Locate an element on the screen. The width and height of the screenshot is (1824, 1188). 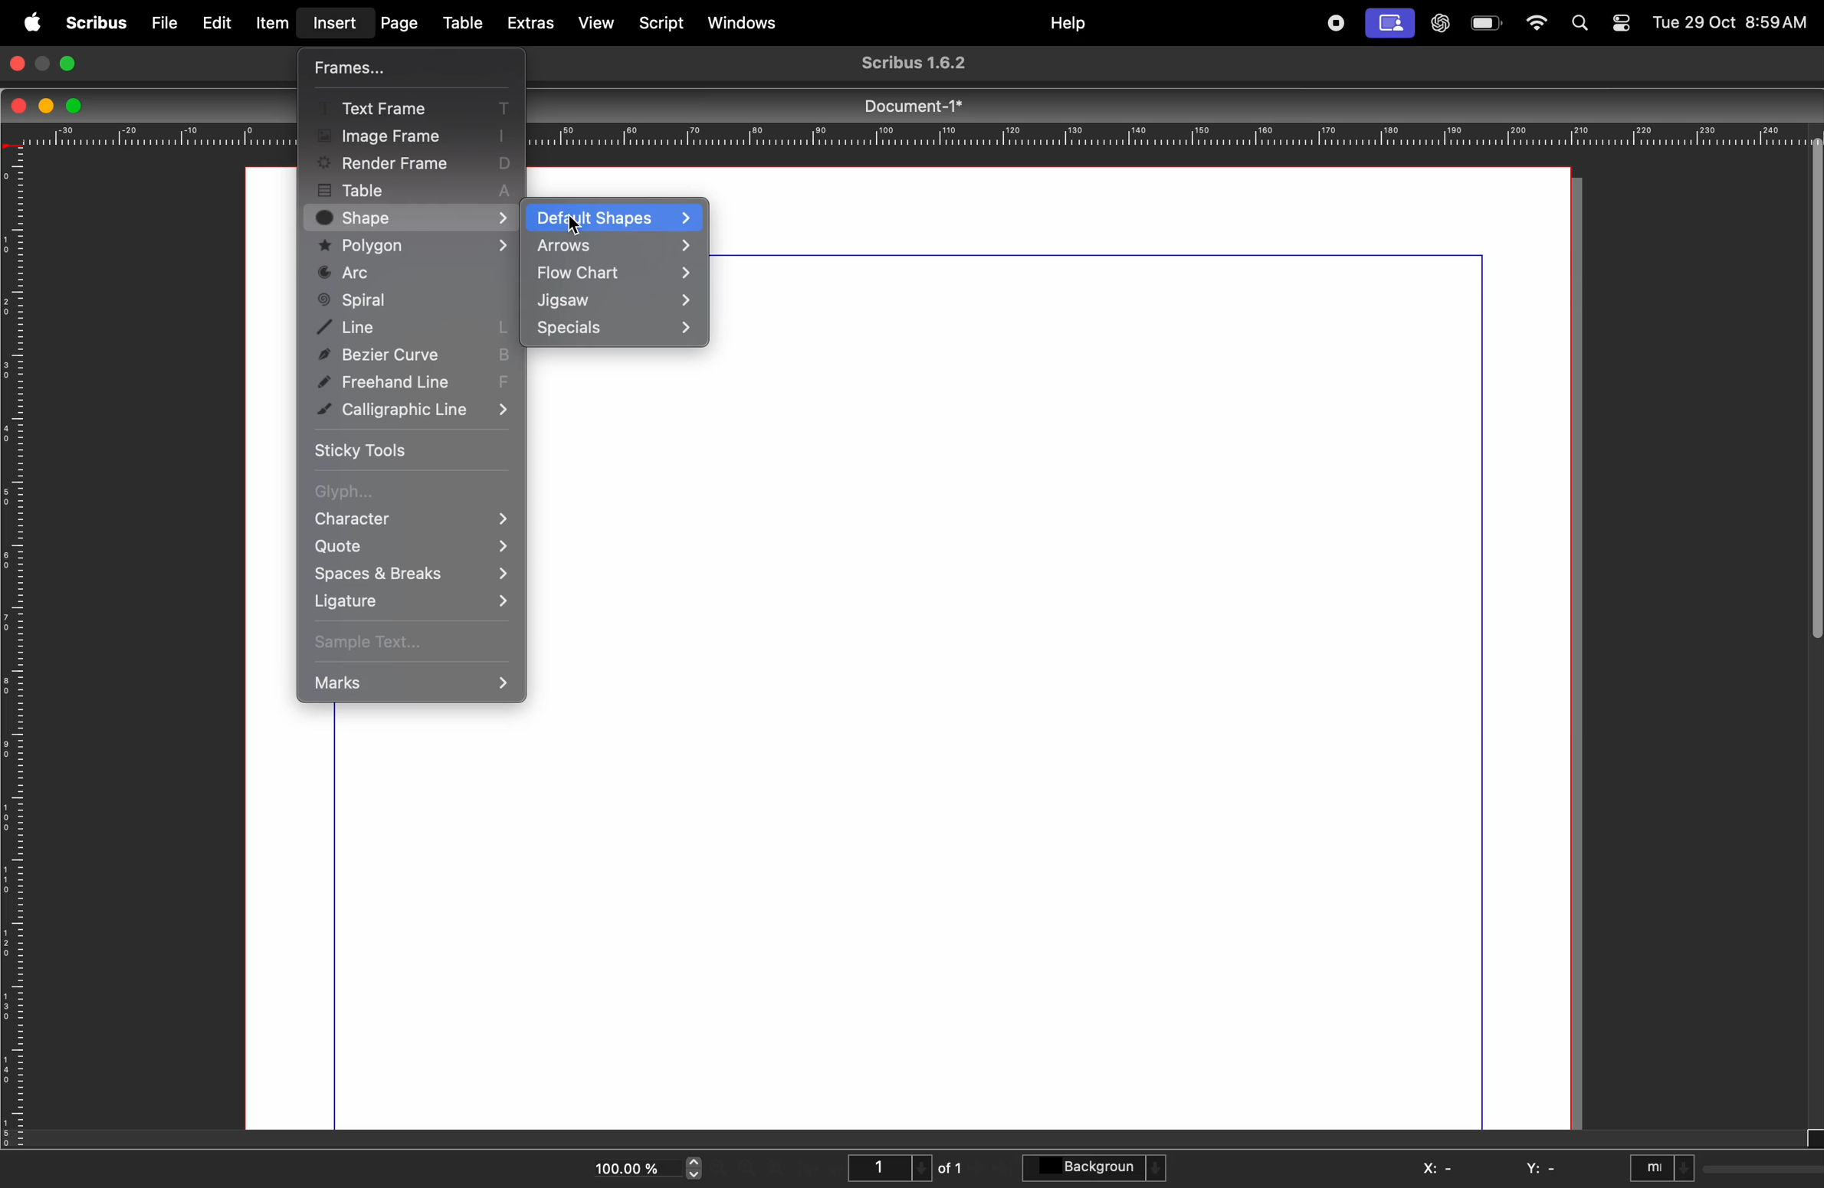
polygon is located at coordinates (415, 246).